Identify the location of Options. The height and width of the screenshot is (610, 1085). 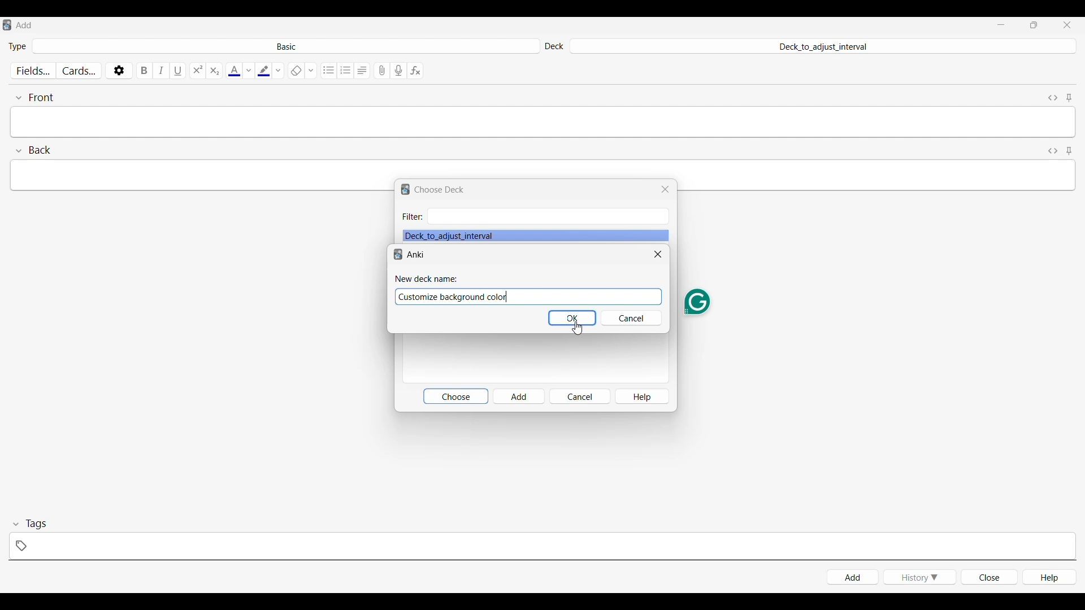
(119, 70).